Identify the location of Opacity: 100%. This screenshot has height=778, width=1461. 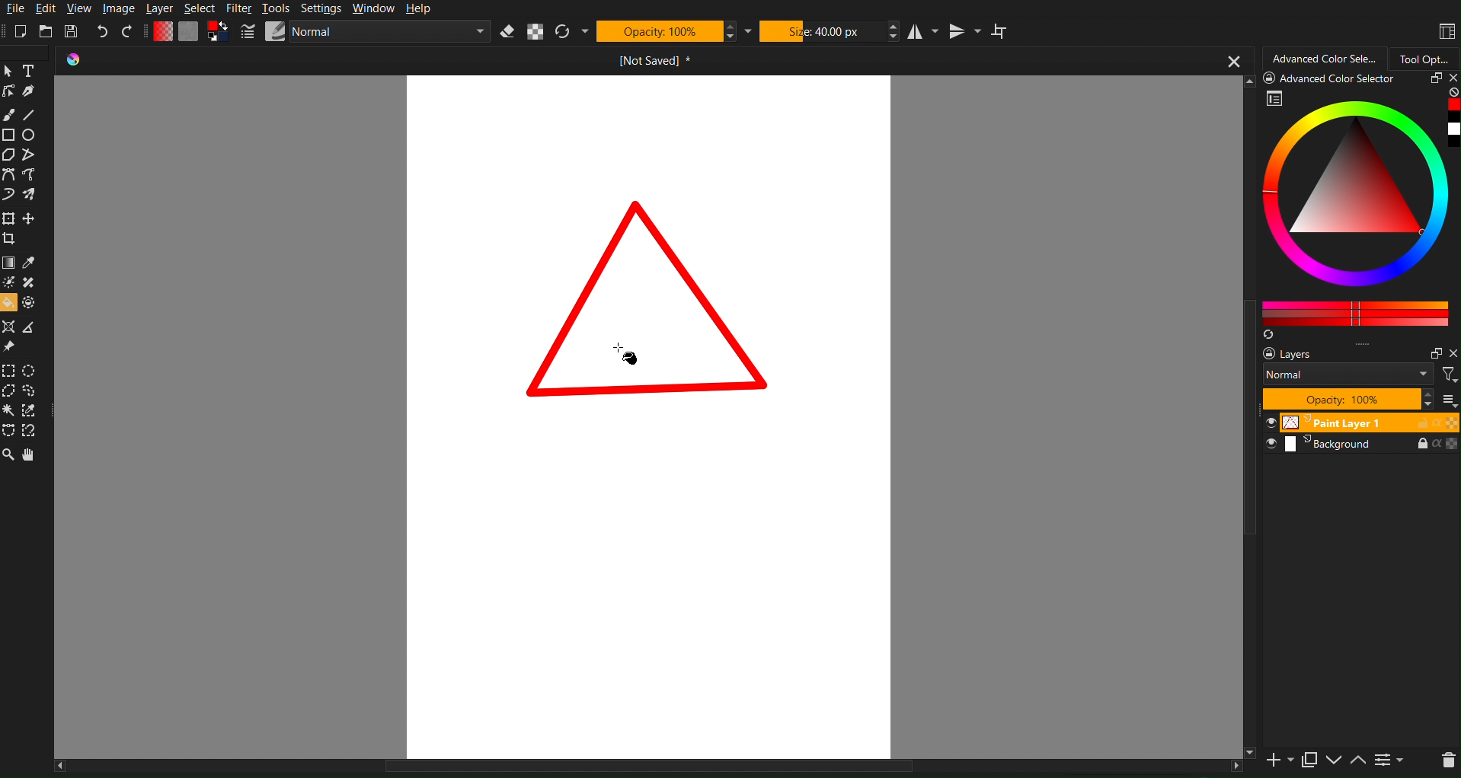
(659, 31).